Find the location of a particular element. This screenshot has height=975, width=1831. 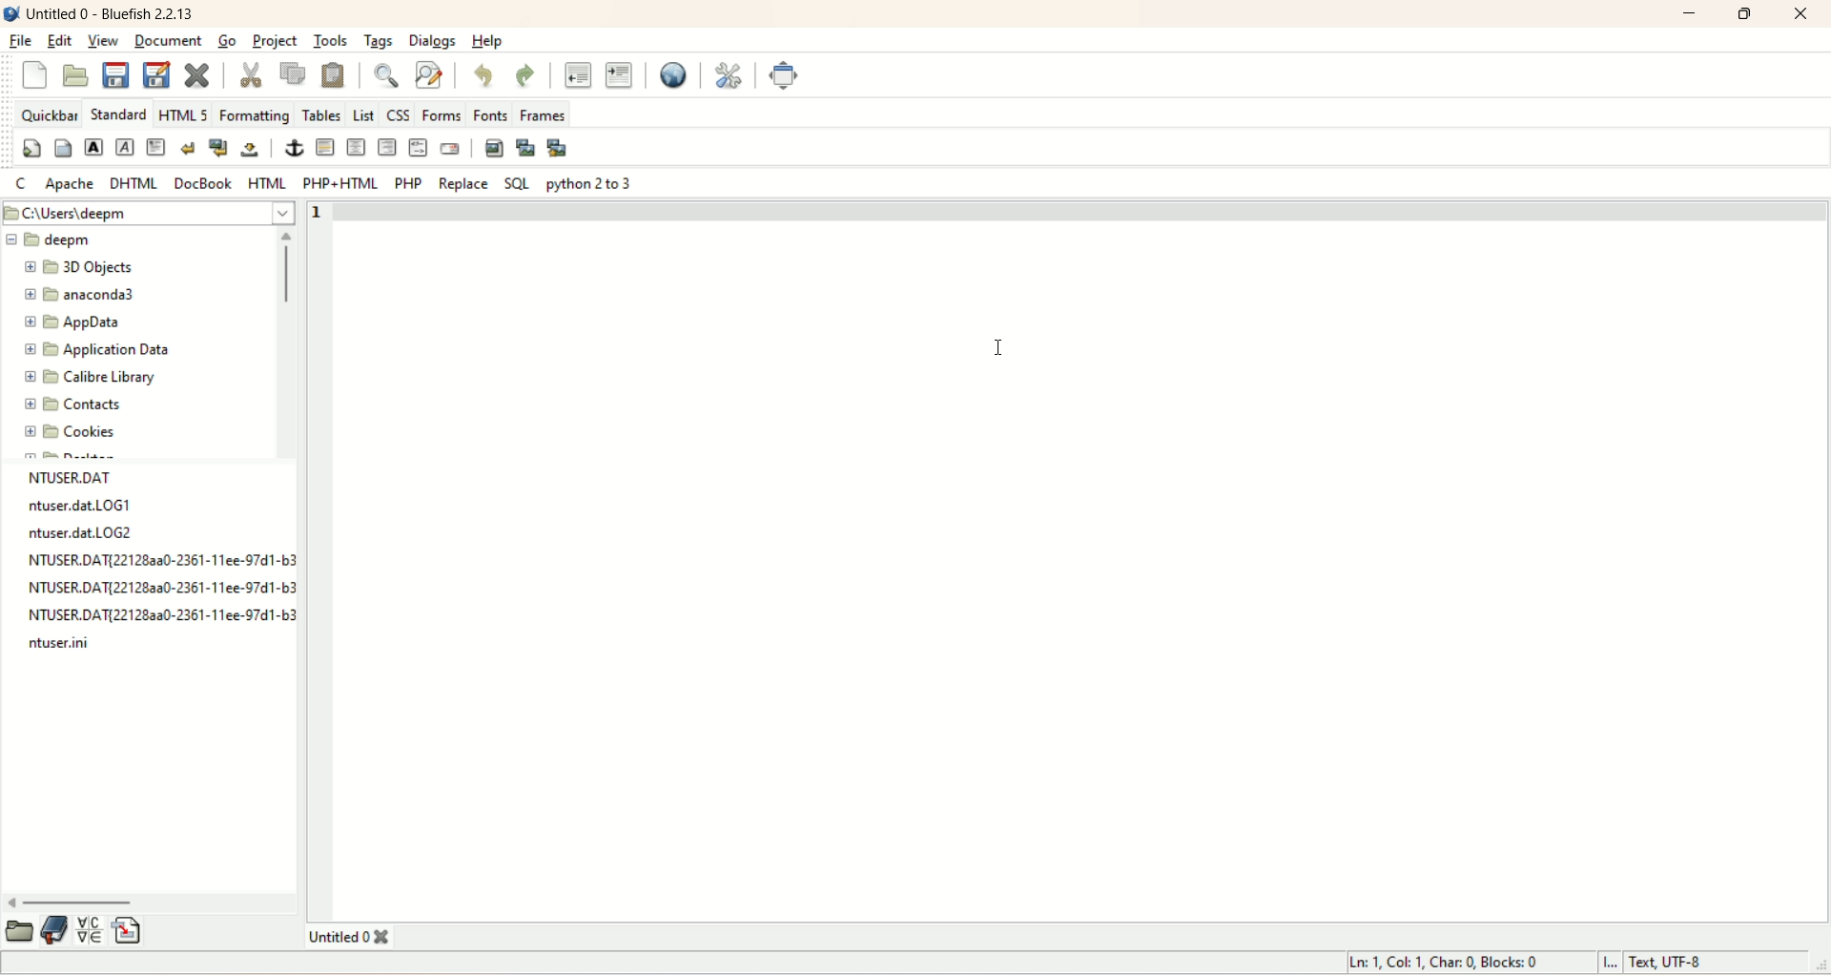

ln, col, char, blocks is located at coordinates (1441, 963).